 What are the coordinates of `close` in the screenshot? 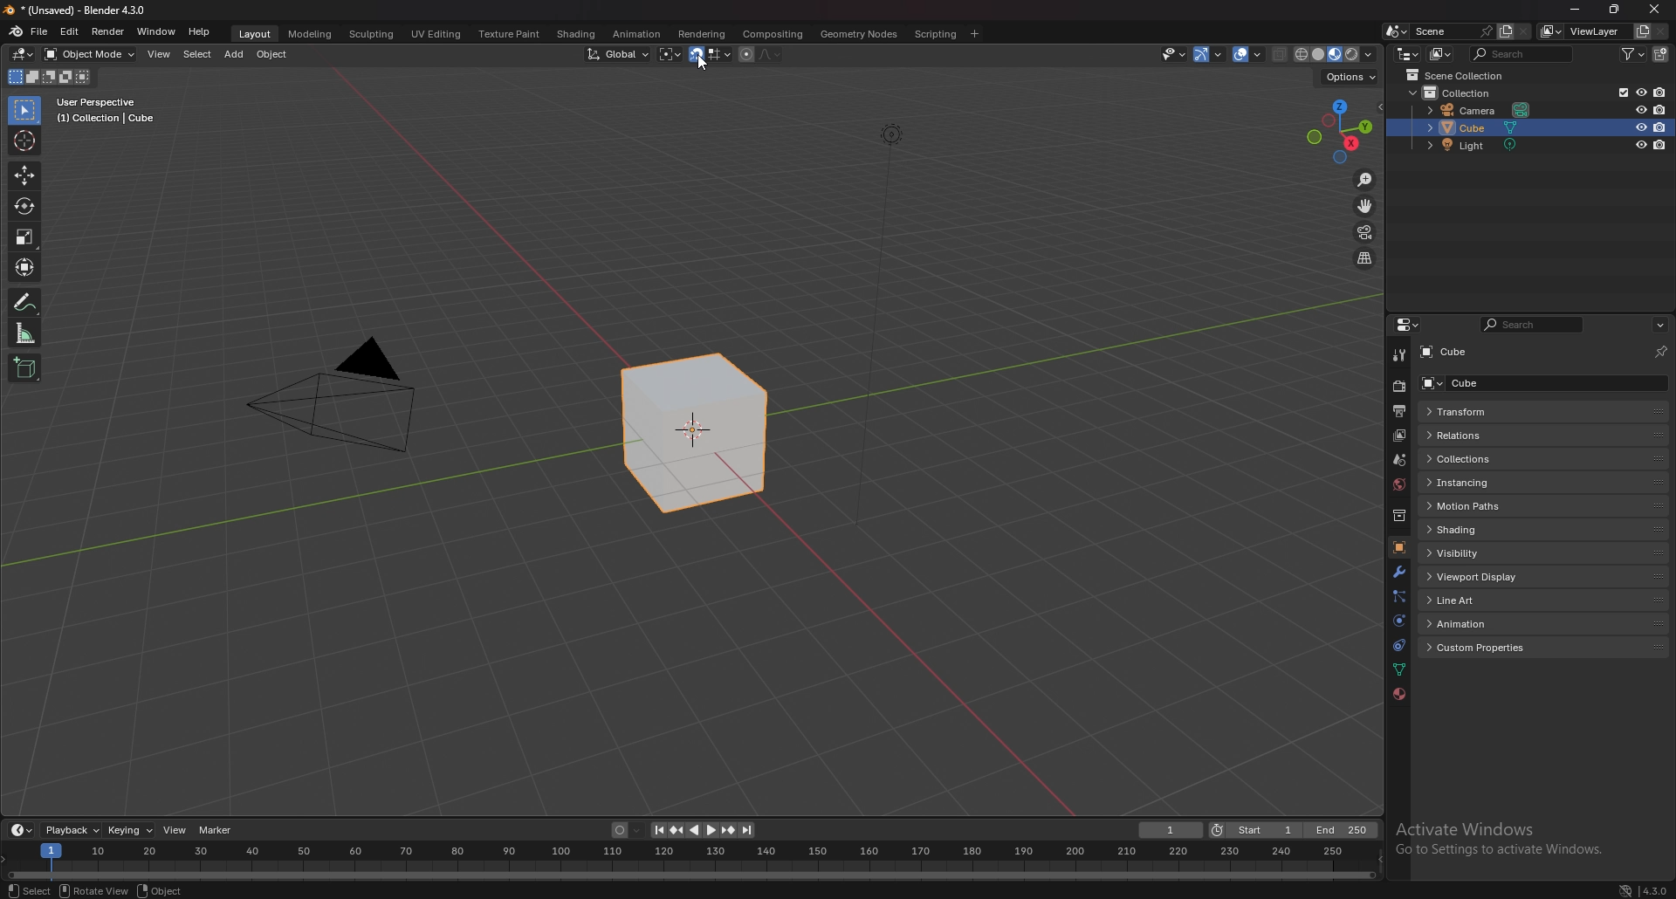 It's located at (1655, 9).